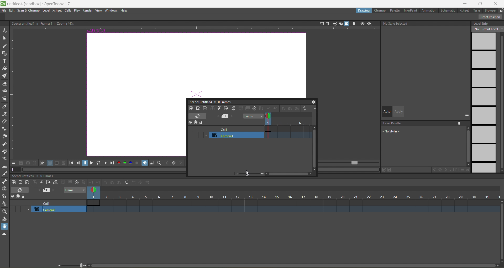  Describe the element at coordinates (39, 163) in the screenshot. I see `icon` at that location.